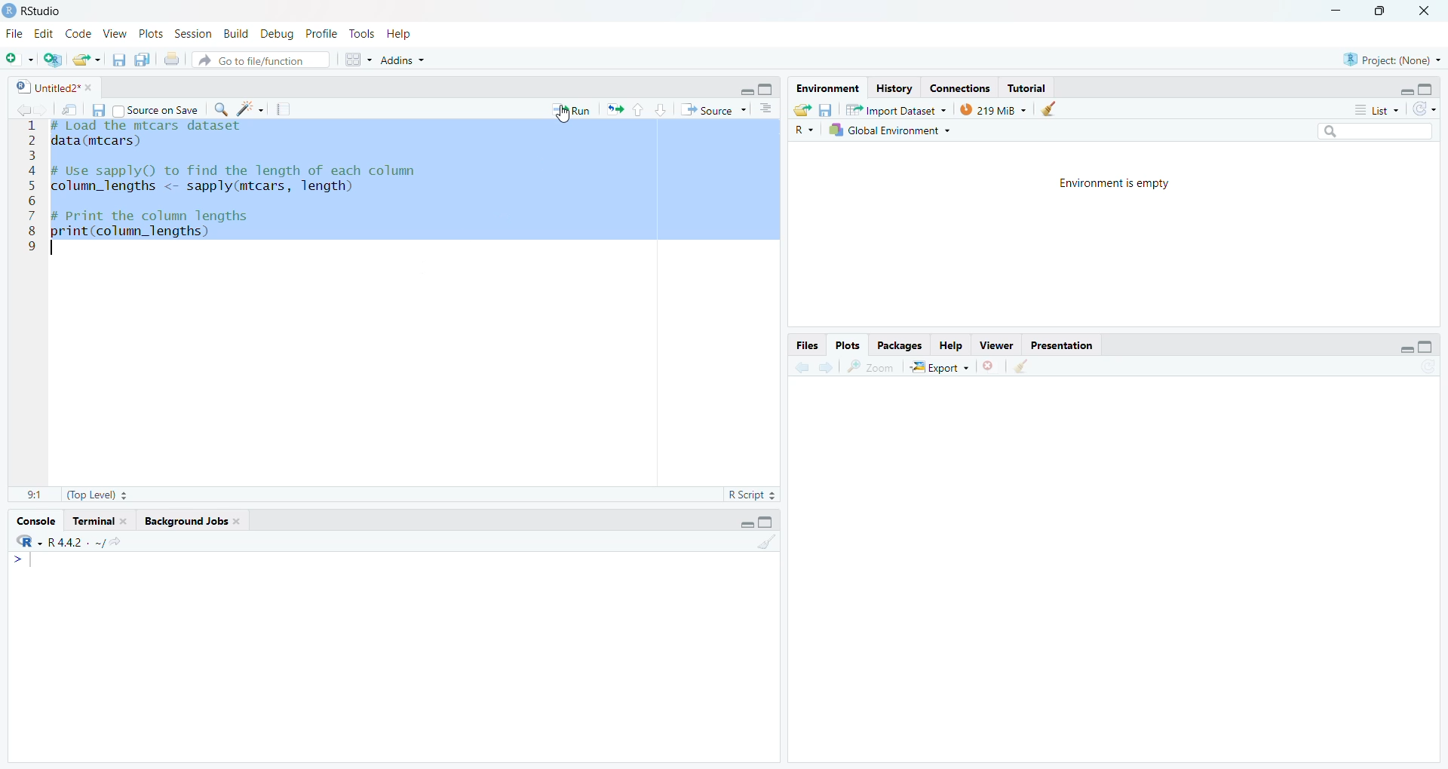 The width and height of the screenshot is (1448, 769). Describe the element at coordinates (43, 111) in the screenshot. I see `Go to next source location` at that location.